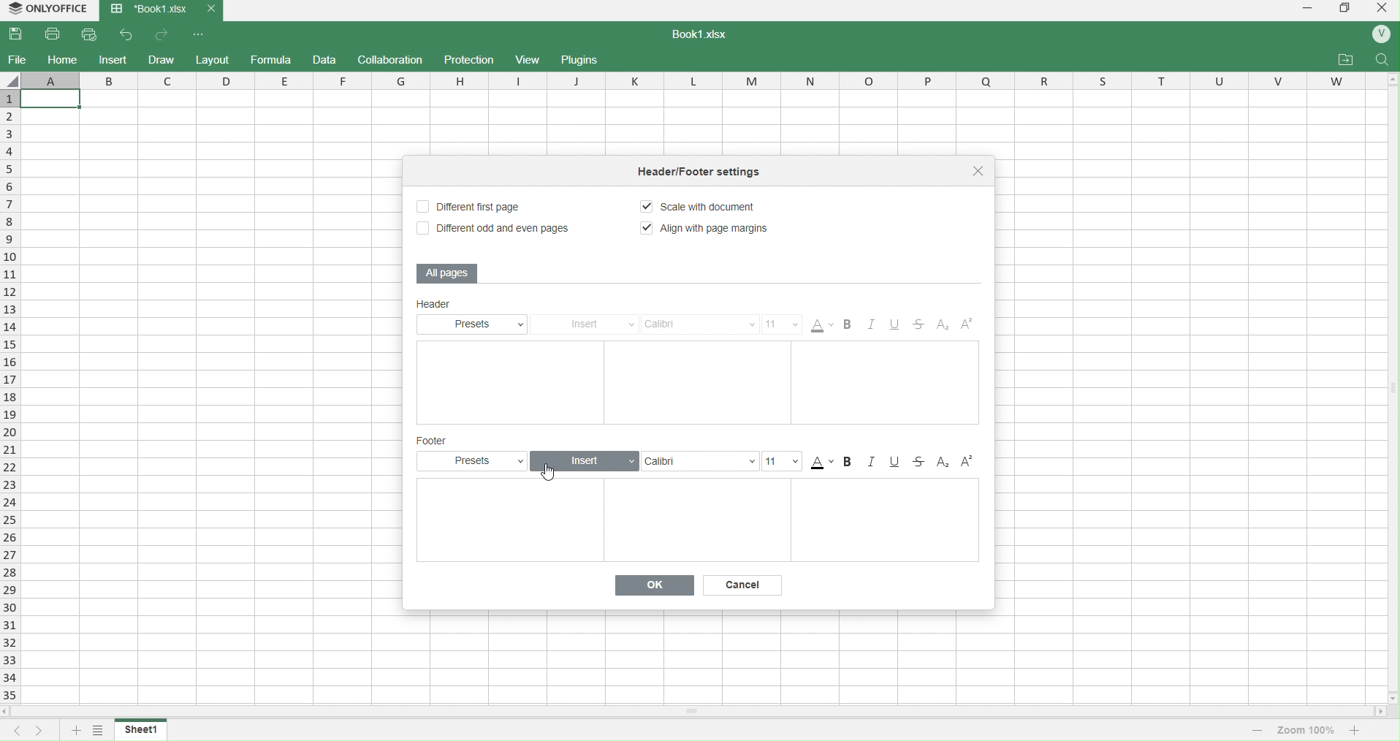 Image resolution: width=1400 pixels, height=741 pixels. What do you see at coordinates (476, 460) in the screenshot?
I see `Presets` at bounding box center [476, 460].